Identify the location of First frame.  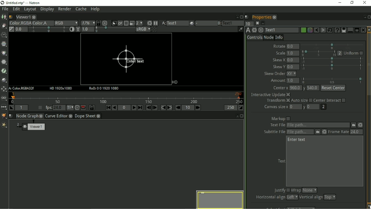
(108, 108).